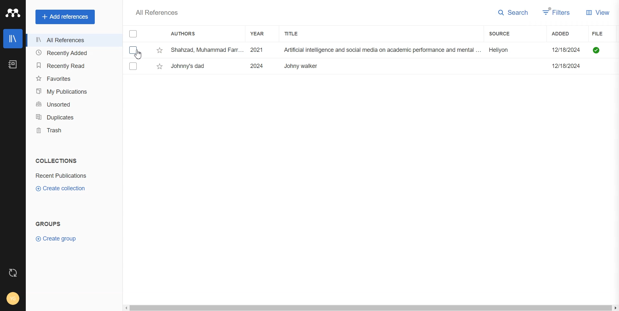 The height and width of the screenshot is (311, 619). I want to click on View, so click(598, 12).